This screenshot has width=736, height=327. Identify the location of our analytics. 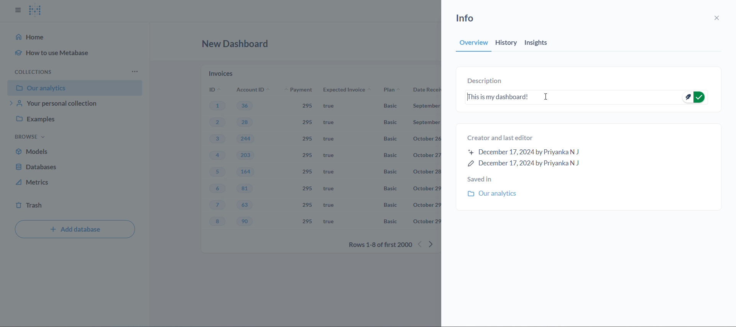
(495, 193).